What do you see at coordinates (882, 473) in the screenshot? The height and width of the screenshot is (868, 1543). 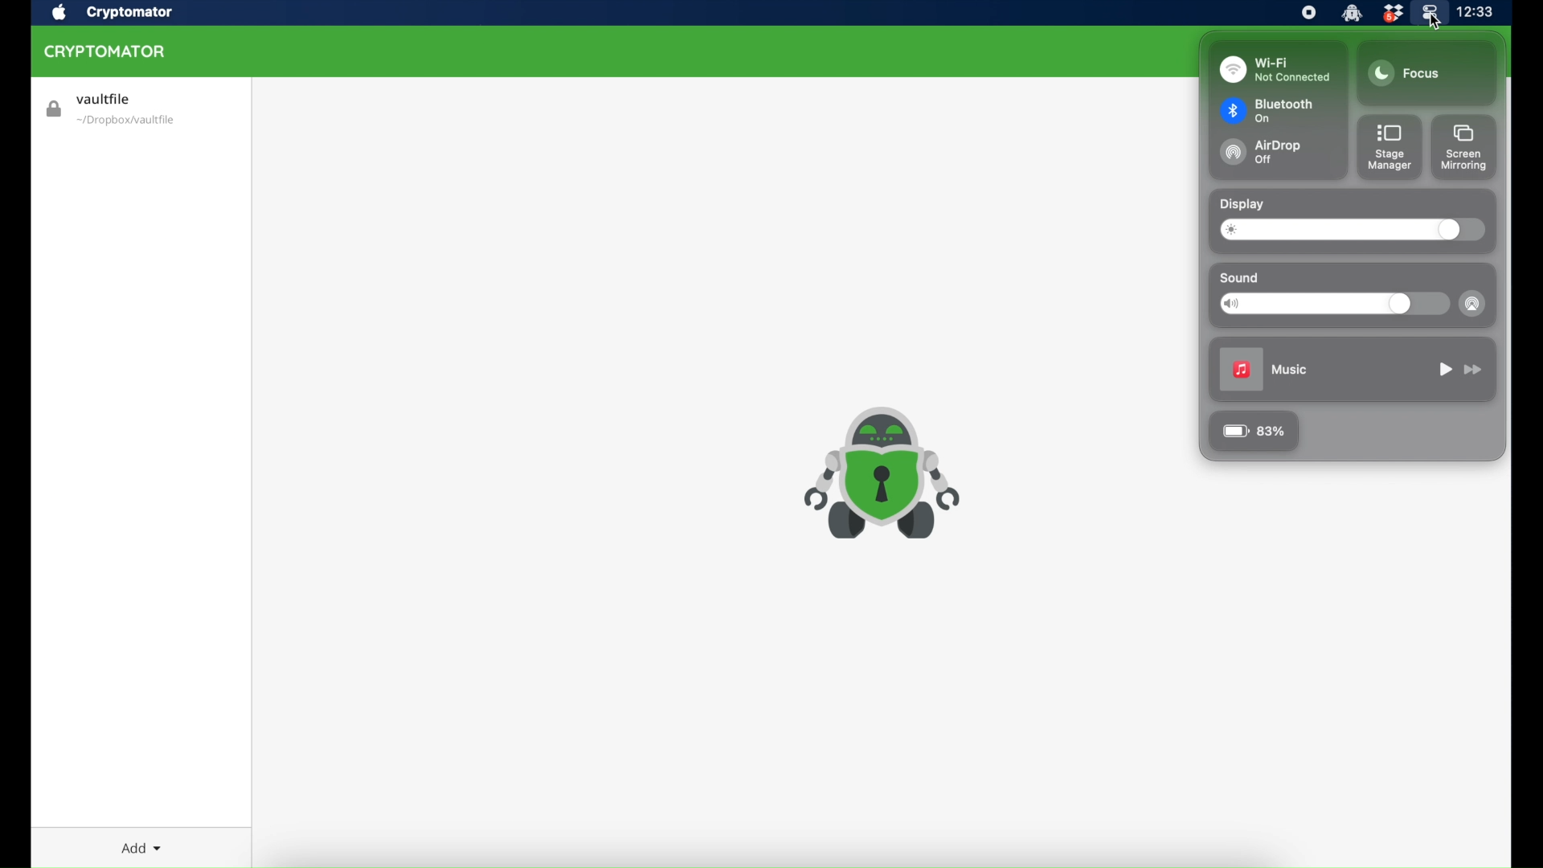 I see `cryptomator icon` at bounding box center [882, 473].